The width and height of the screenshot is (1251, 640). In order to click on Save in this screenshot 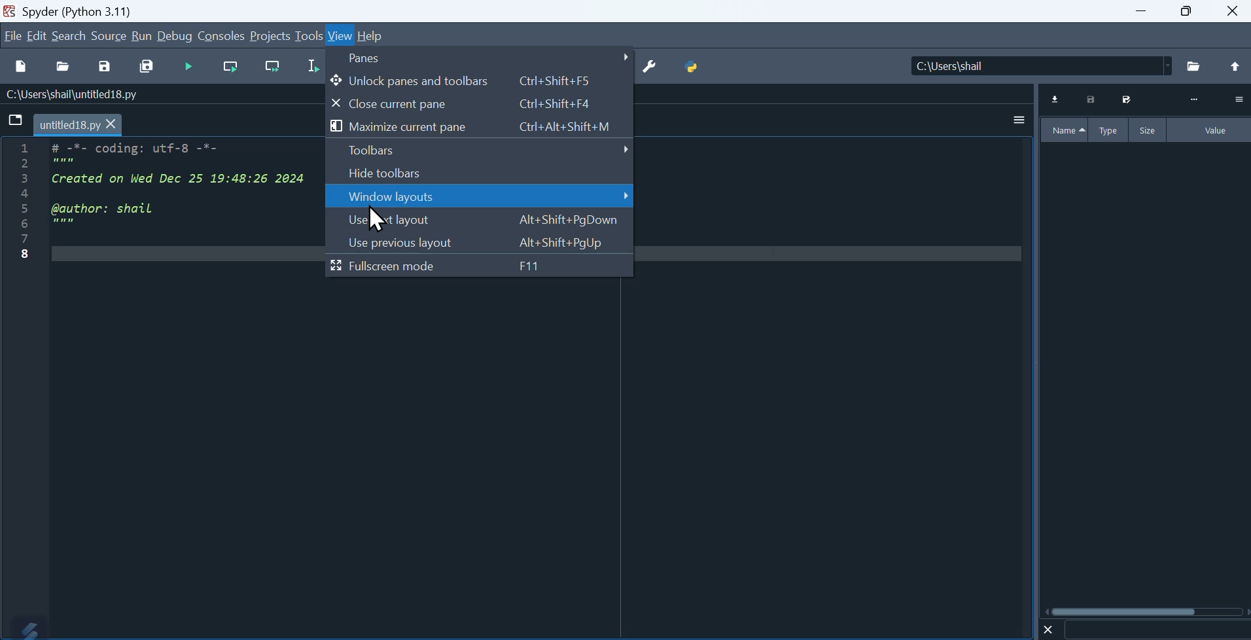, I will do `click(1125, 99)`.